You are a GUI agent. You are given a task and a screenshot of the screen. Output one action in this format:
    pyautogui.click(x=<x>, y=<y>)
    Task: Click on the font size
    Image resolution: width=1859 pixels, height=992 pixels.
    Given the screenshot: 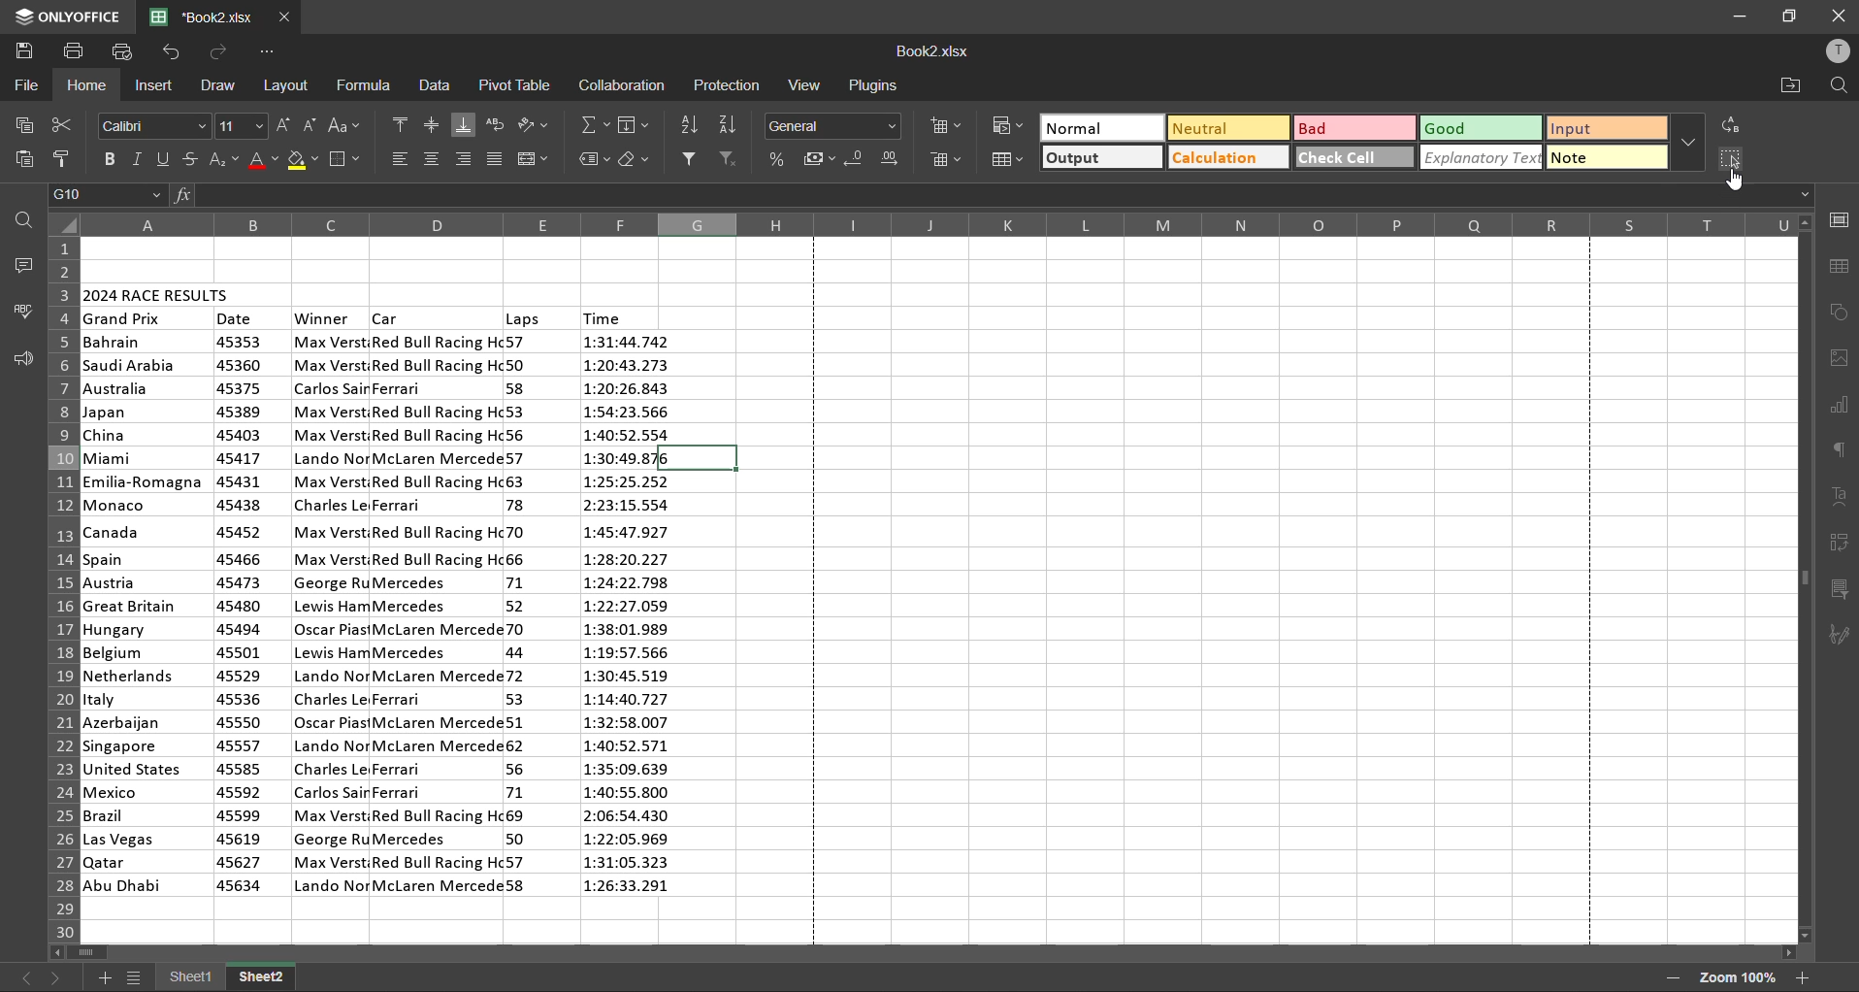 What is the action you would take?
    pyautogui.click(x=239, y=124)
    